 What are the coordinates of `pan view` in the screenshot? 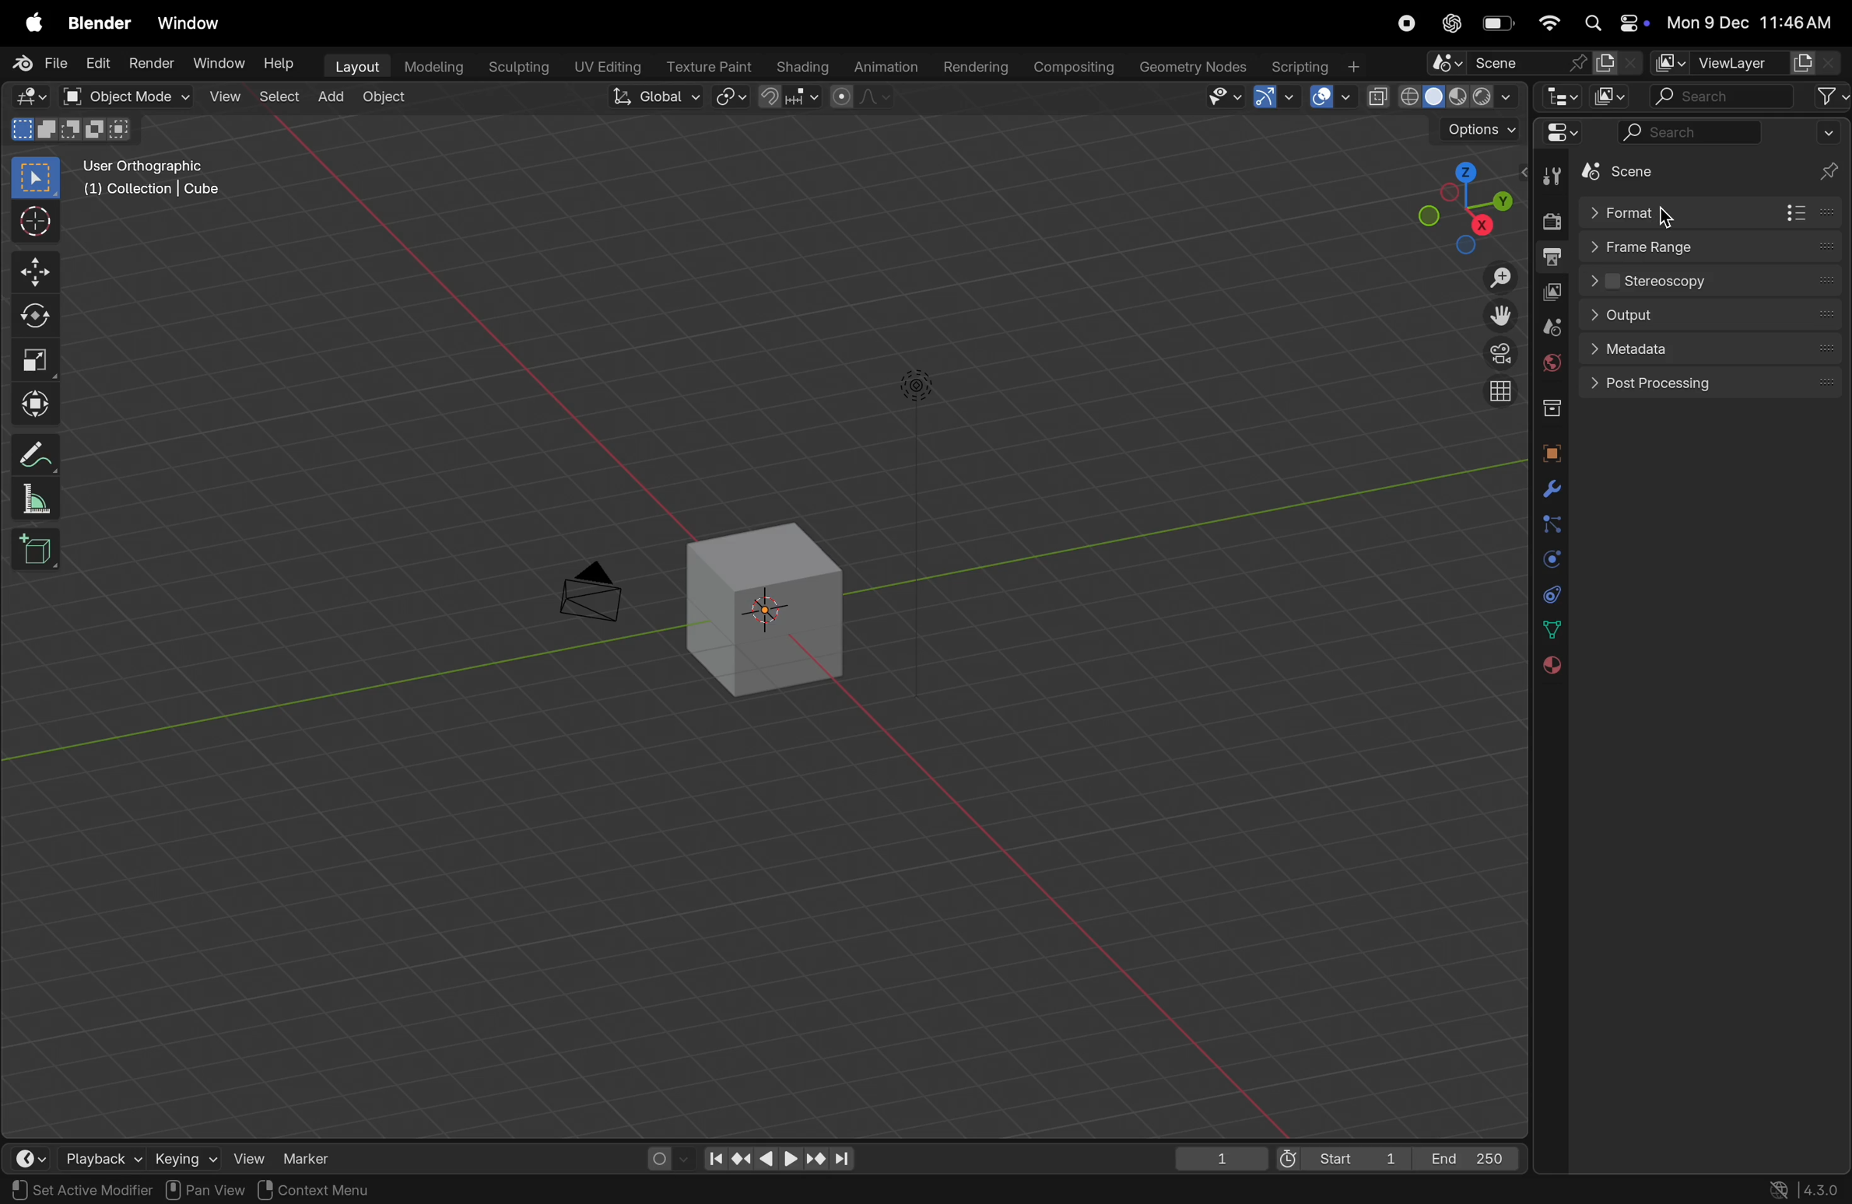 It's located at (47, 1191).